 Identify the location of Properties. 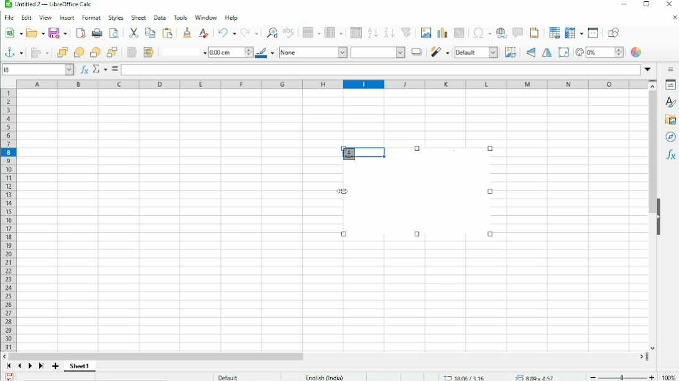
(670, 85).